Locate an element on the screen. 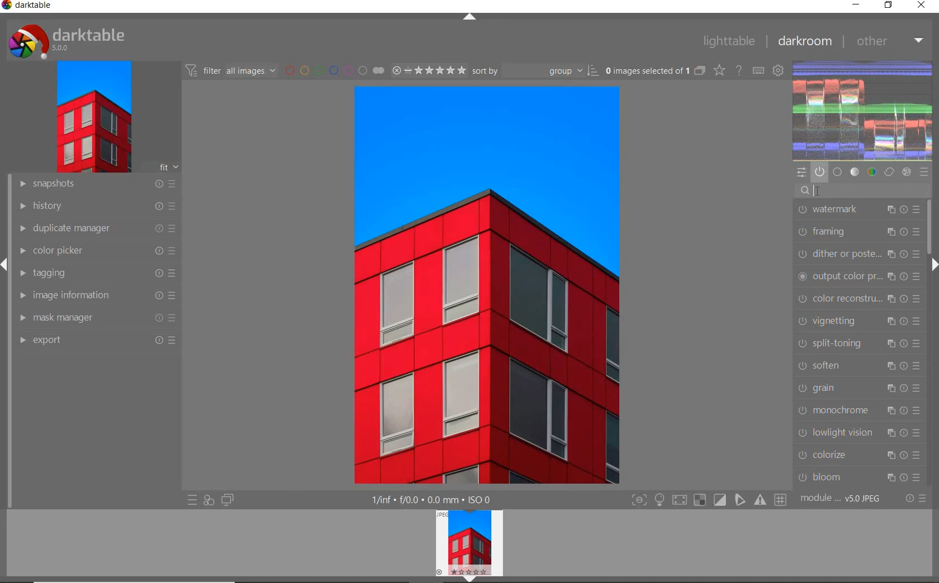  colorize is located at coordinates (860, 454).